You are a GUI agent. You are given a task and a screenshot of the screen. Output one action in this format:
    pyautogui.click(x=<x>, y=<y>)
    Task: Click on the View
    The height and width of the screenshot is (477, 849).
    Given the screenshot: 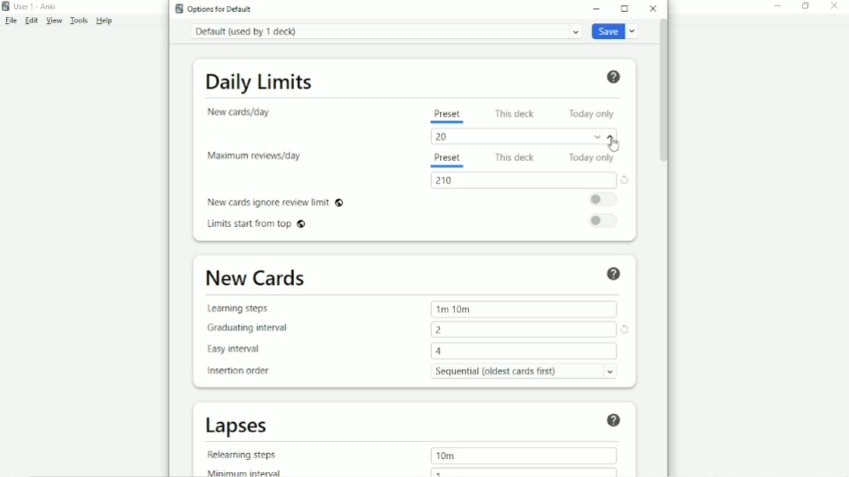 What is the action you would take?
    pyautogui.click(x=53, y=21)
    